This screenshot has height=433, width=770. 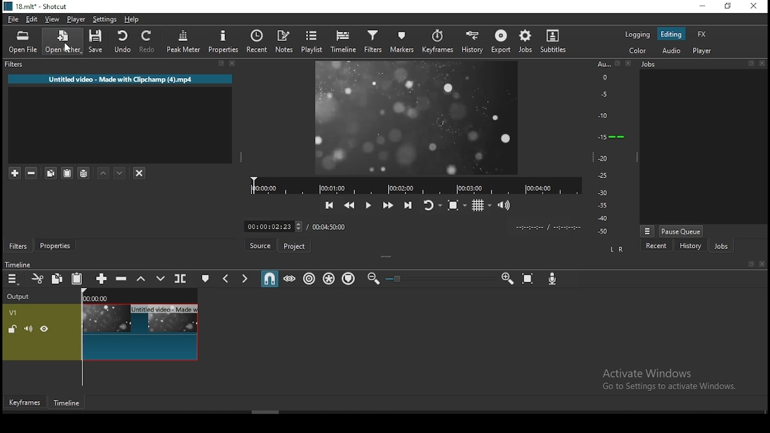 I want to click on paste, so click(x=76, y=278).